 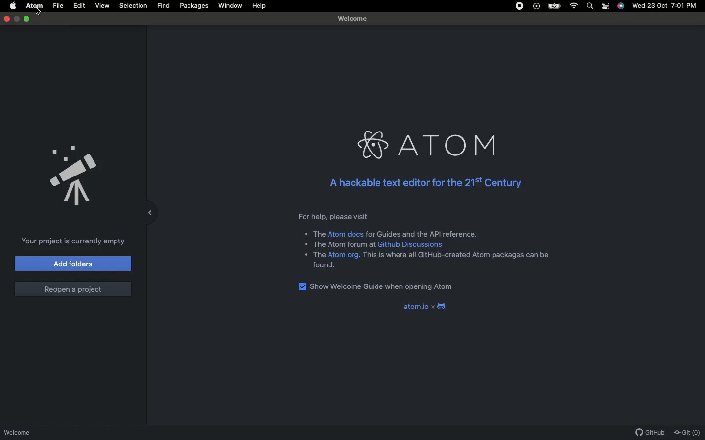 What do you see at coordinates (163, 6) in the screenshot?
I see `Find` at bounding box center [163, 6].